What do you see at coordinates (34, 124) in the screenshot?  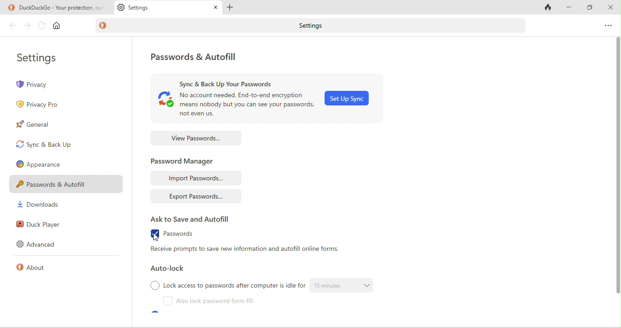 I see `general` at bounding box center [34, 124].